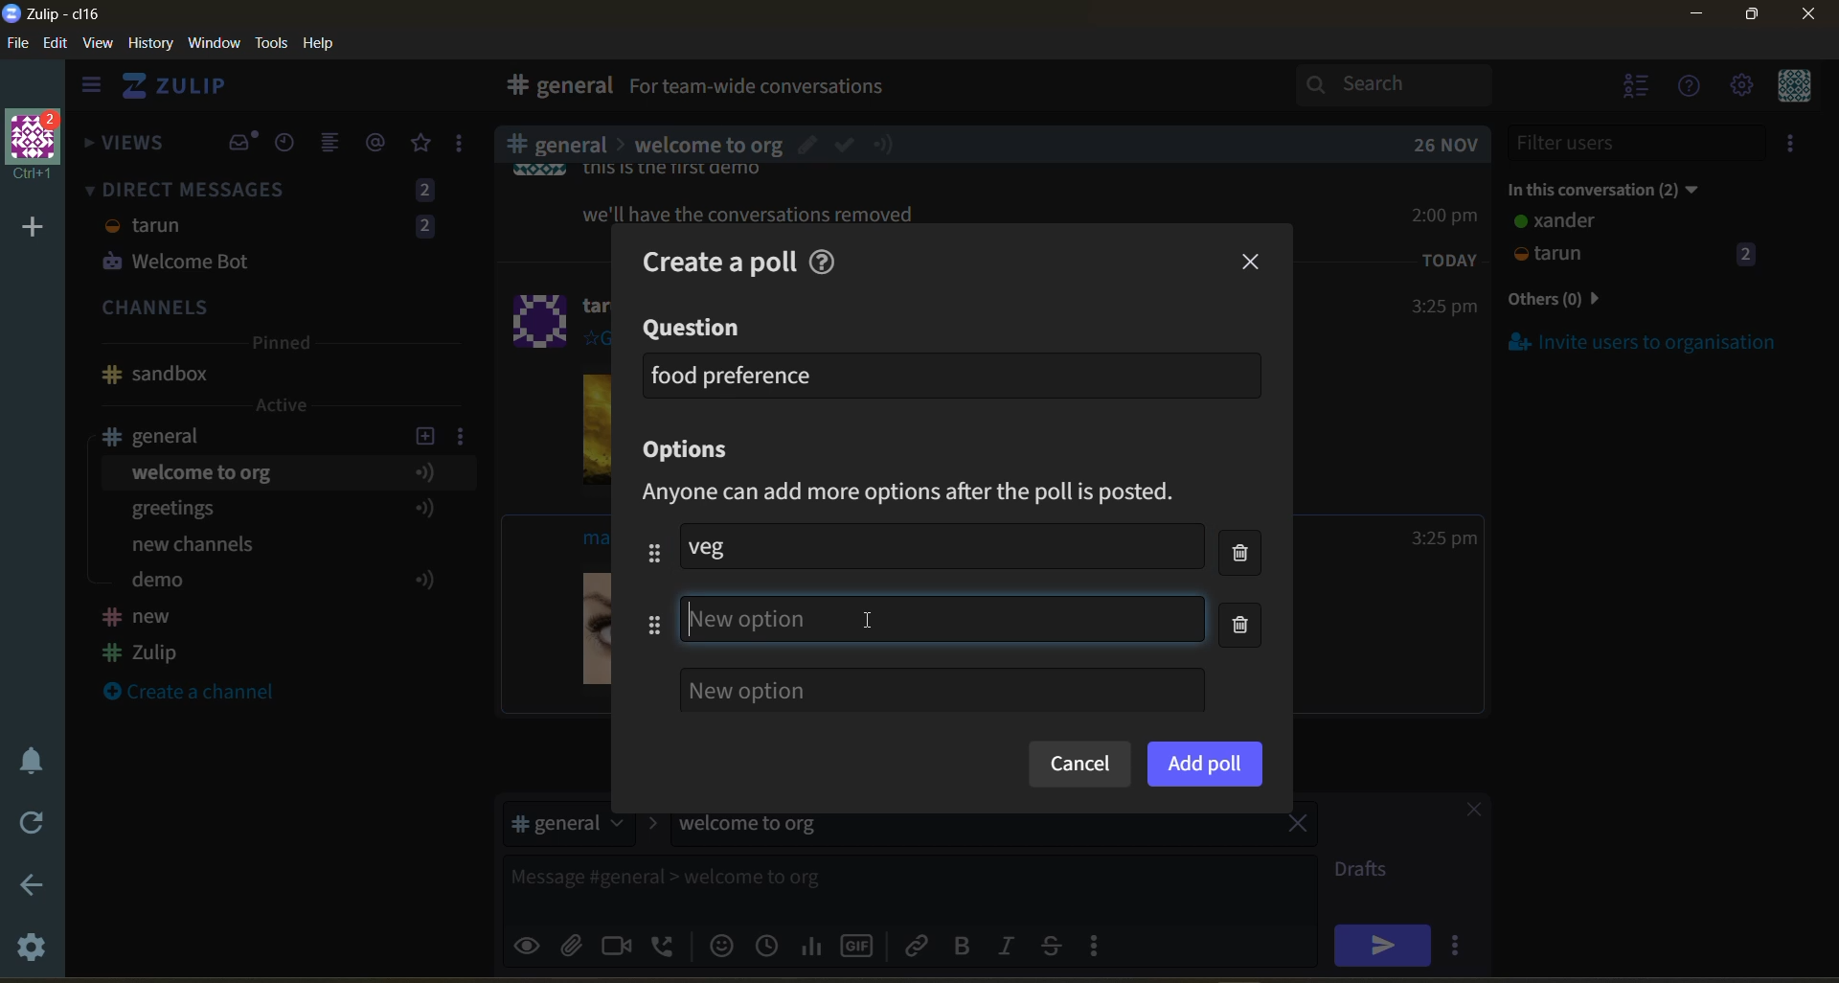  I want to click on rearrange, so click(647, 588).